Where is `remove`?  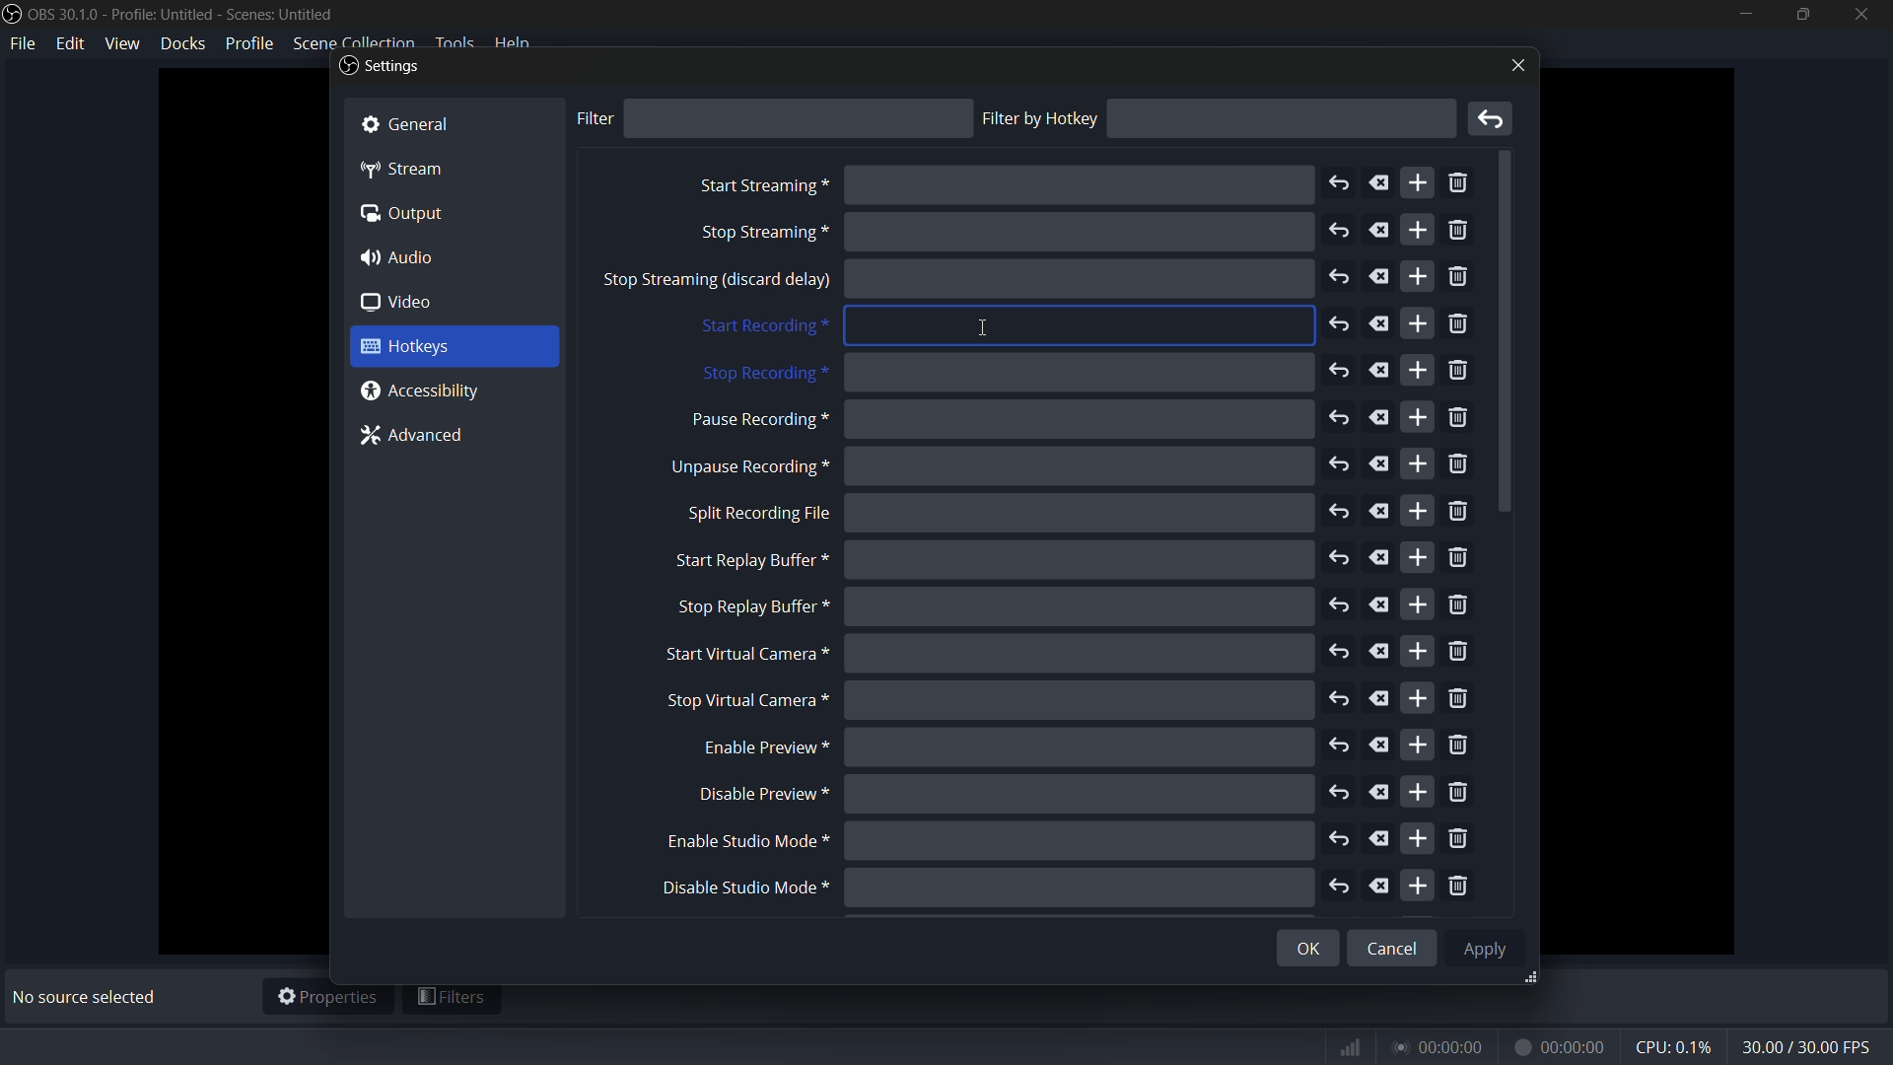 remove is located at coordinates (1460, 700).